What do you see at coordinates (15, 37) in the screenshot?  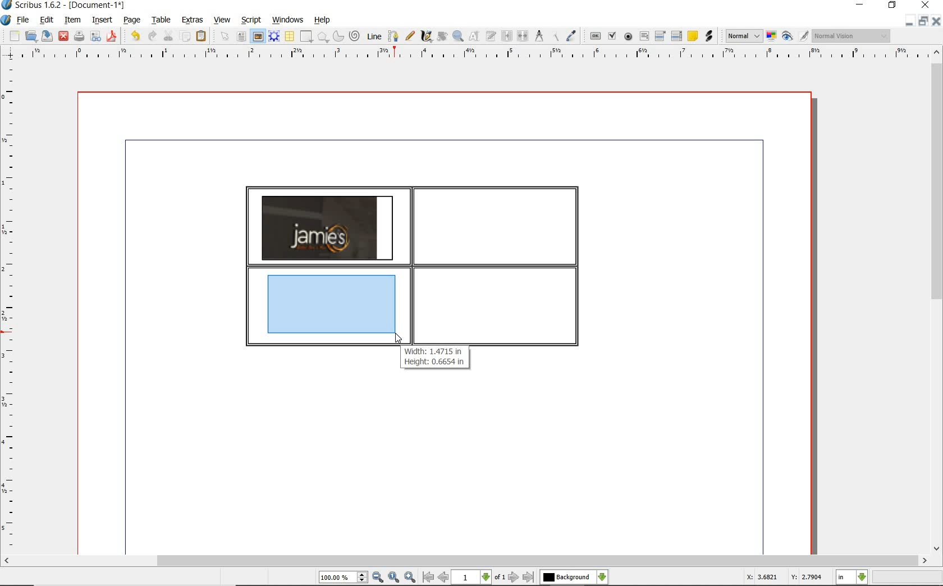 I see `new` at bounding box center [15, 37].